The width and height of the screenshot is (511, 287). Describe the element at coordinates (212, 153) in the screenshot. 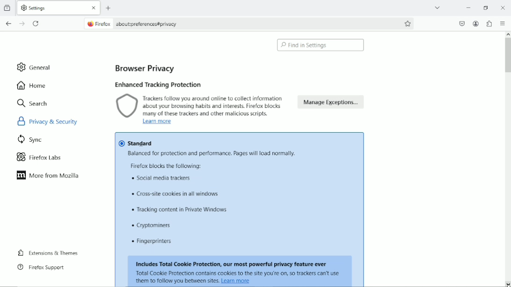

I see `text` at that location.